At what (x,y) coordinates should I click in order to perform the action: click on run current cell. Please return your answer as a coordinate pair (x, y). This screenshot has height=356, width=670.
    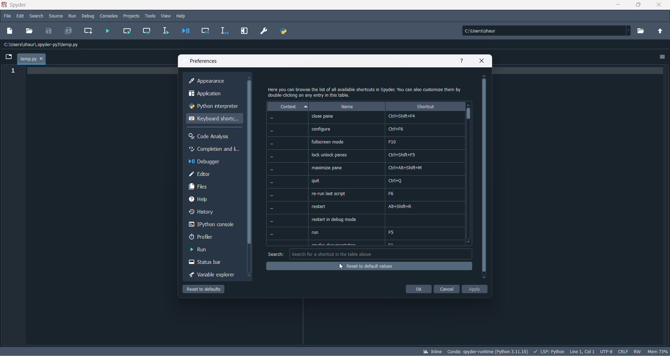
    Looking at the image, I should click on (147, 31).